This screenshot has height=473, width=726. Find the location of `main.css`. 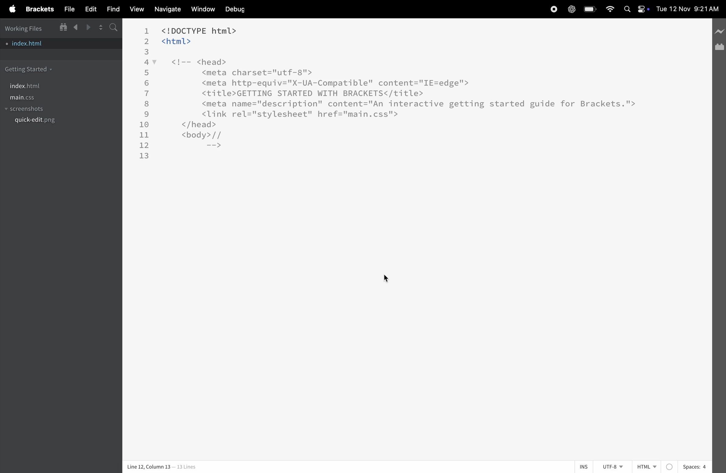

main.css is located at coordinates (39, 97).